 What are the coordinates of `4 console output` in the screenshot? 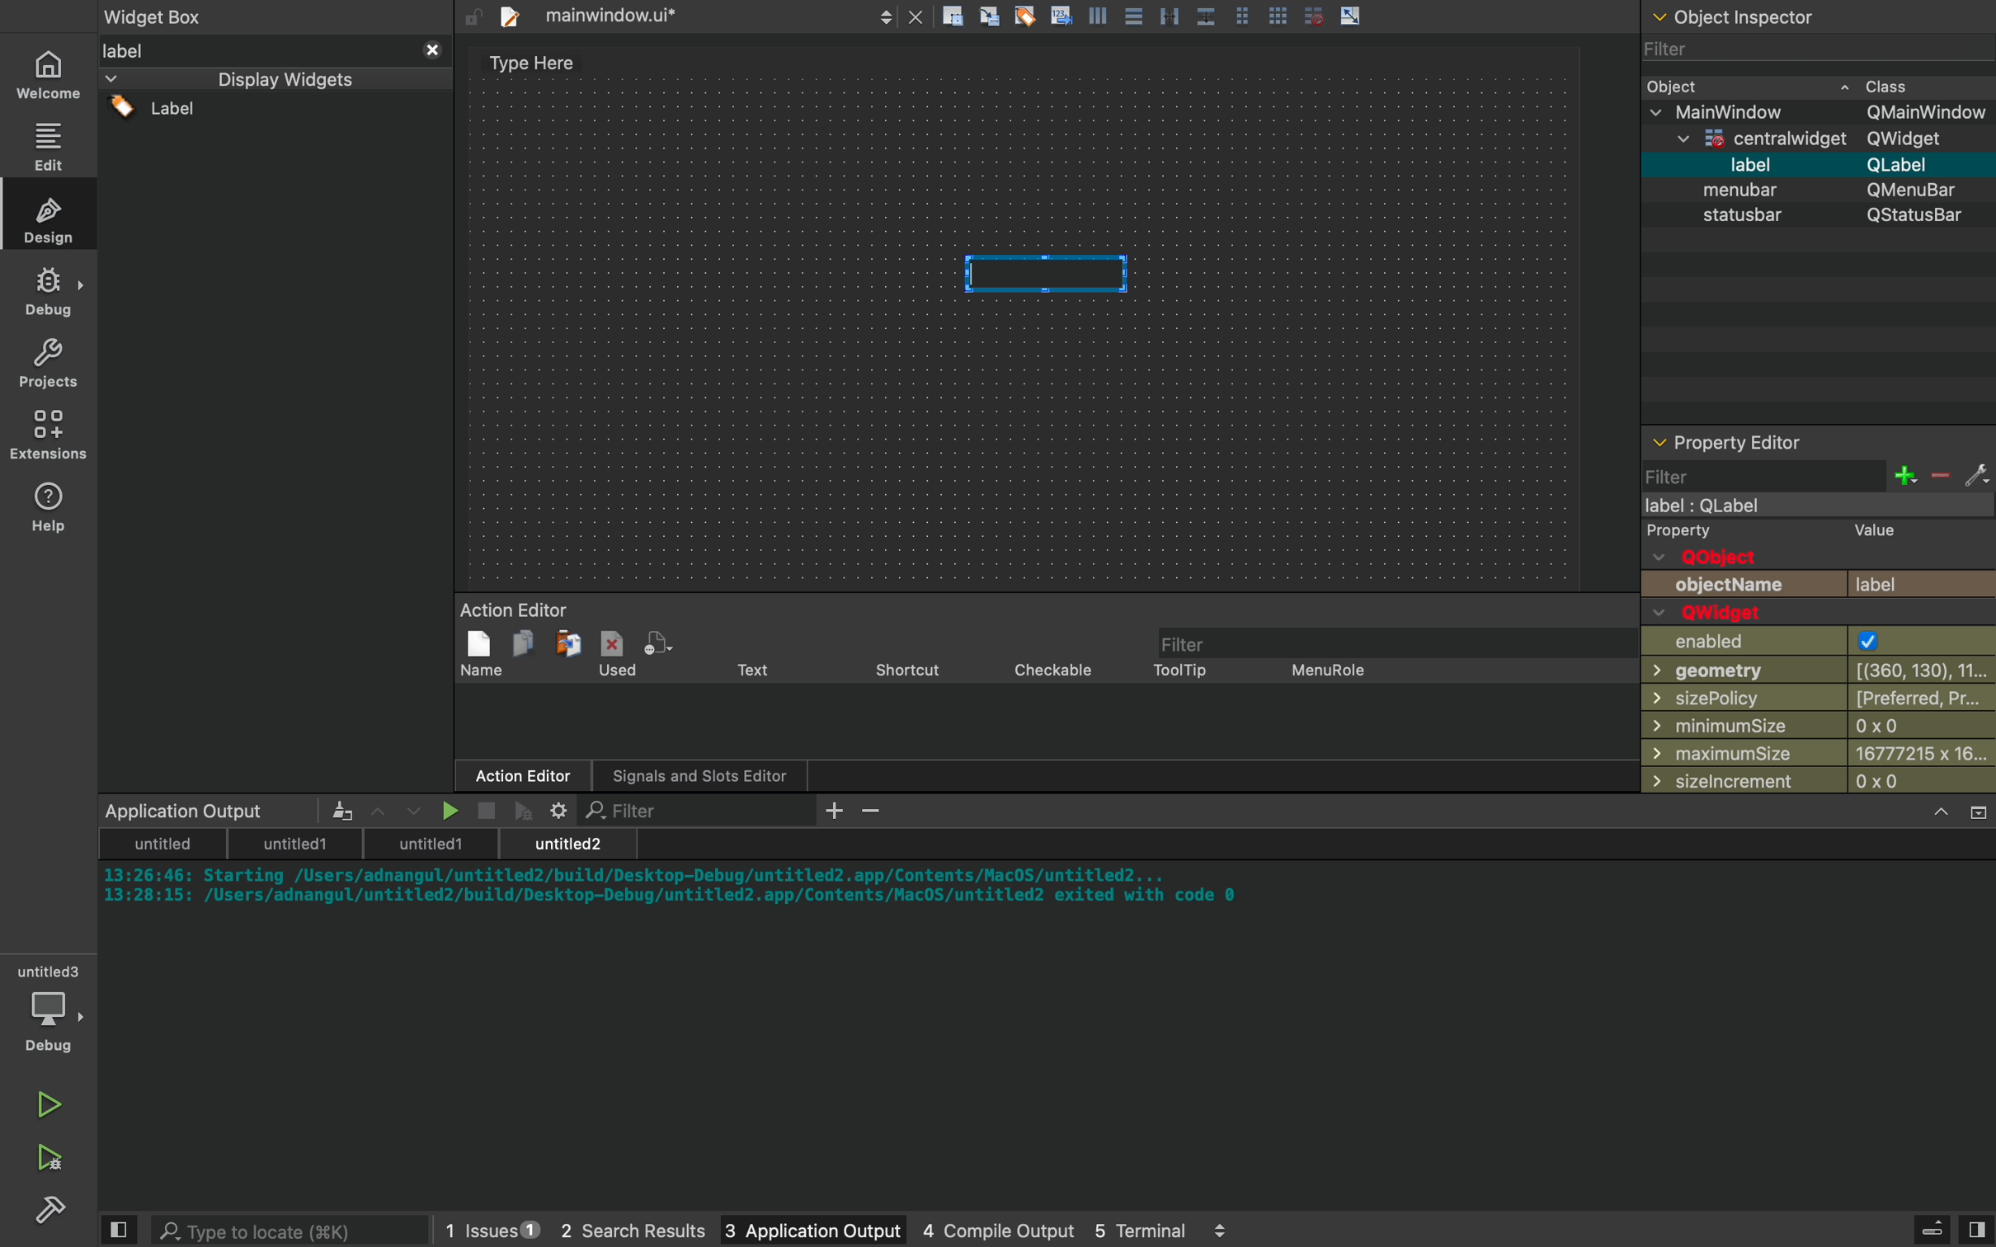 It's located at (980, 1231).